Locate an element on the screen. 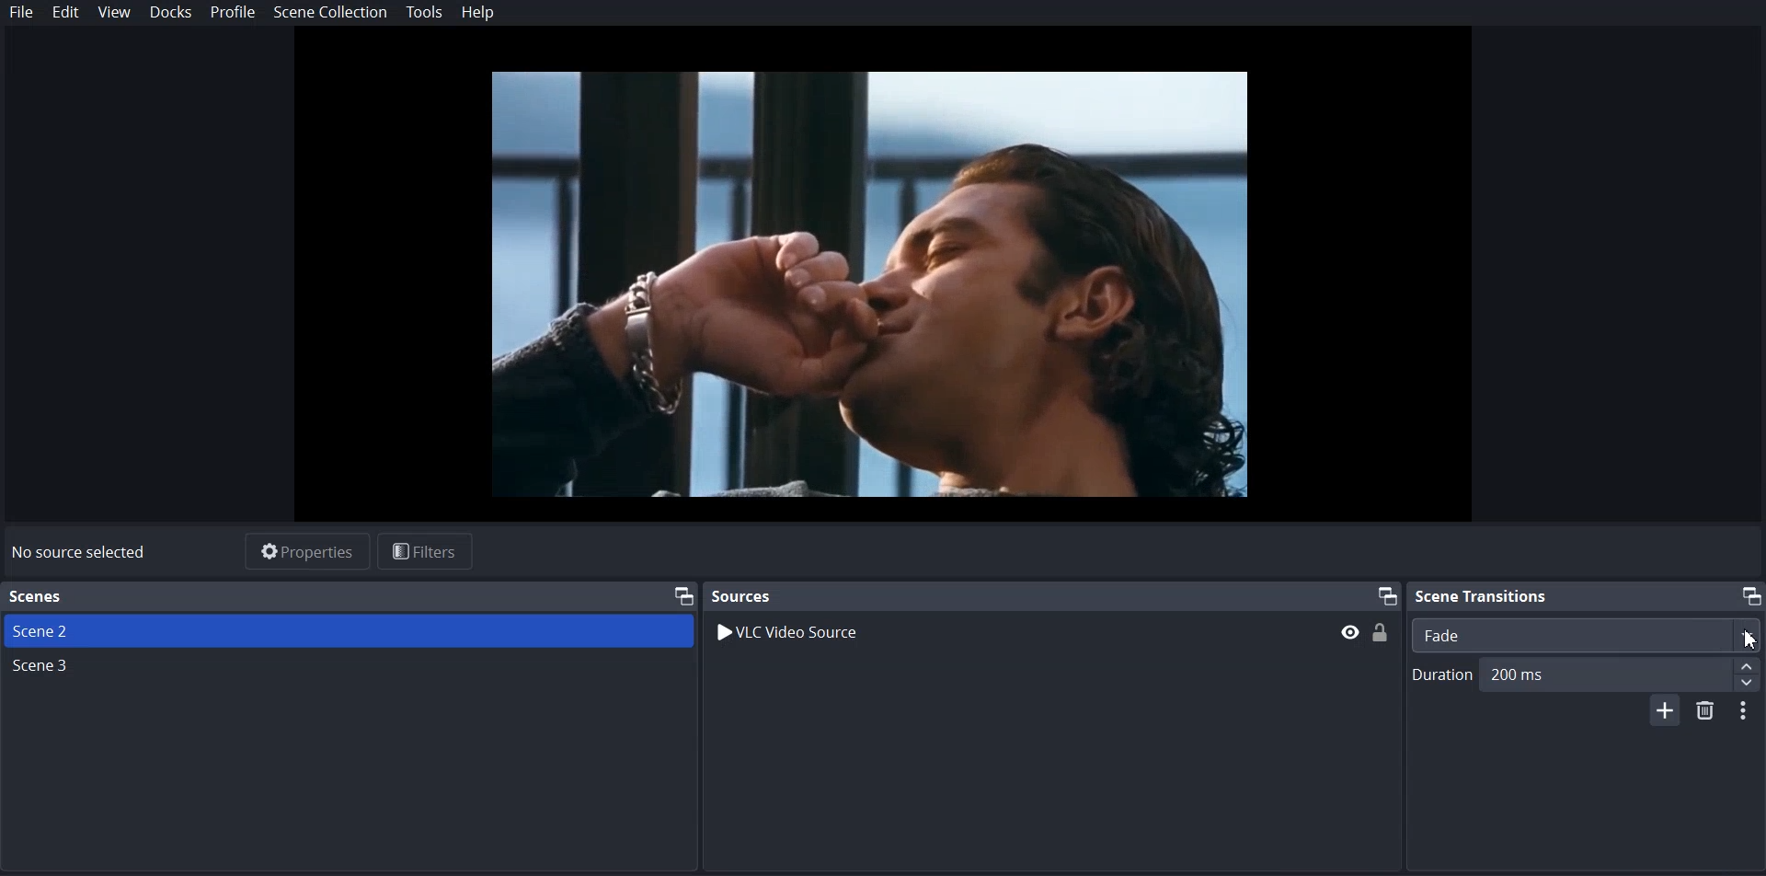  Scene Collection is located at coordinates (331, 14).